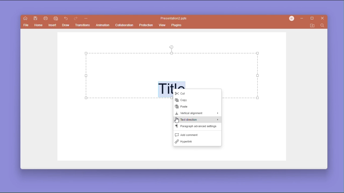 Image resolution: width=344 pixels, height=193 pixels. What do you see at coordinates (313, 18) in the screenshot?
I see `maximize` at bounding box center [313, 18].